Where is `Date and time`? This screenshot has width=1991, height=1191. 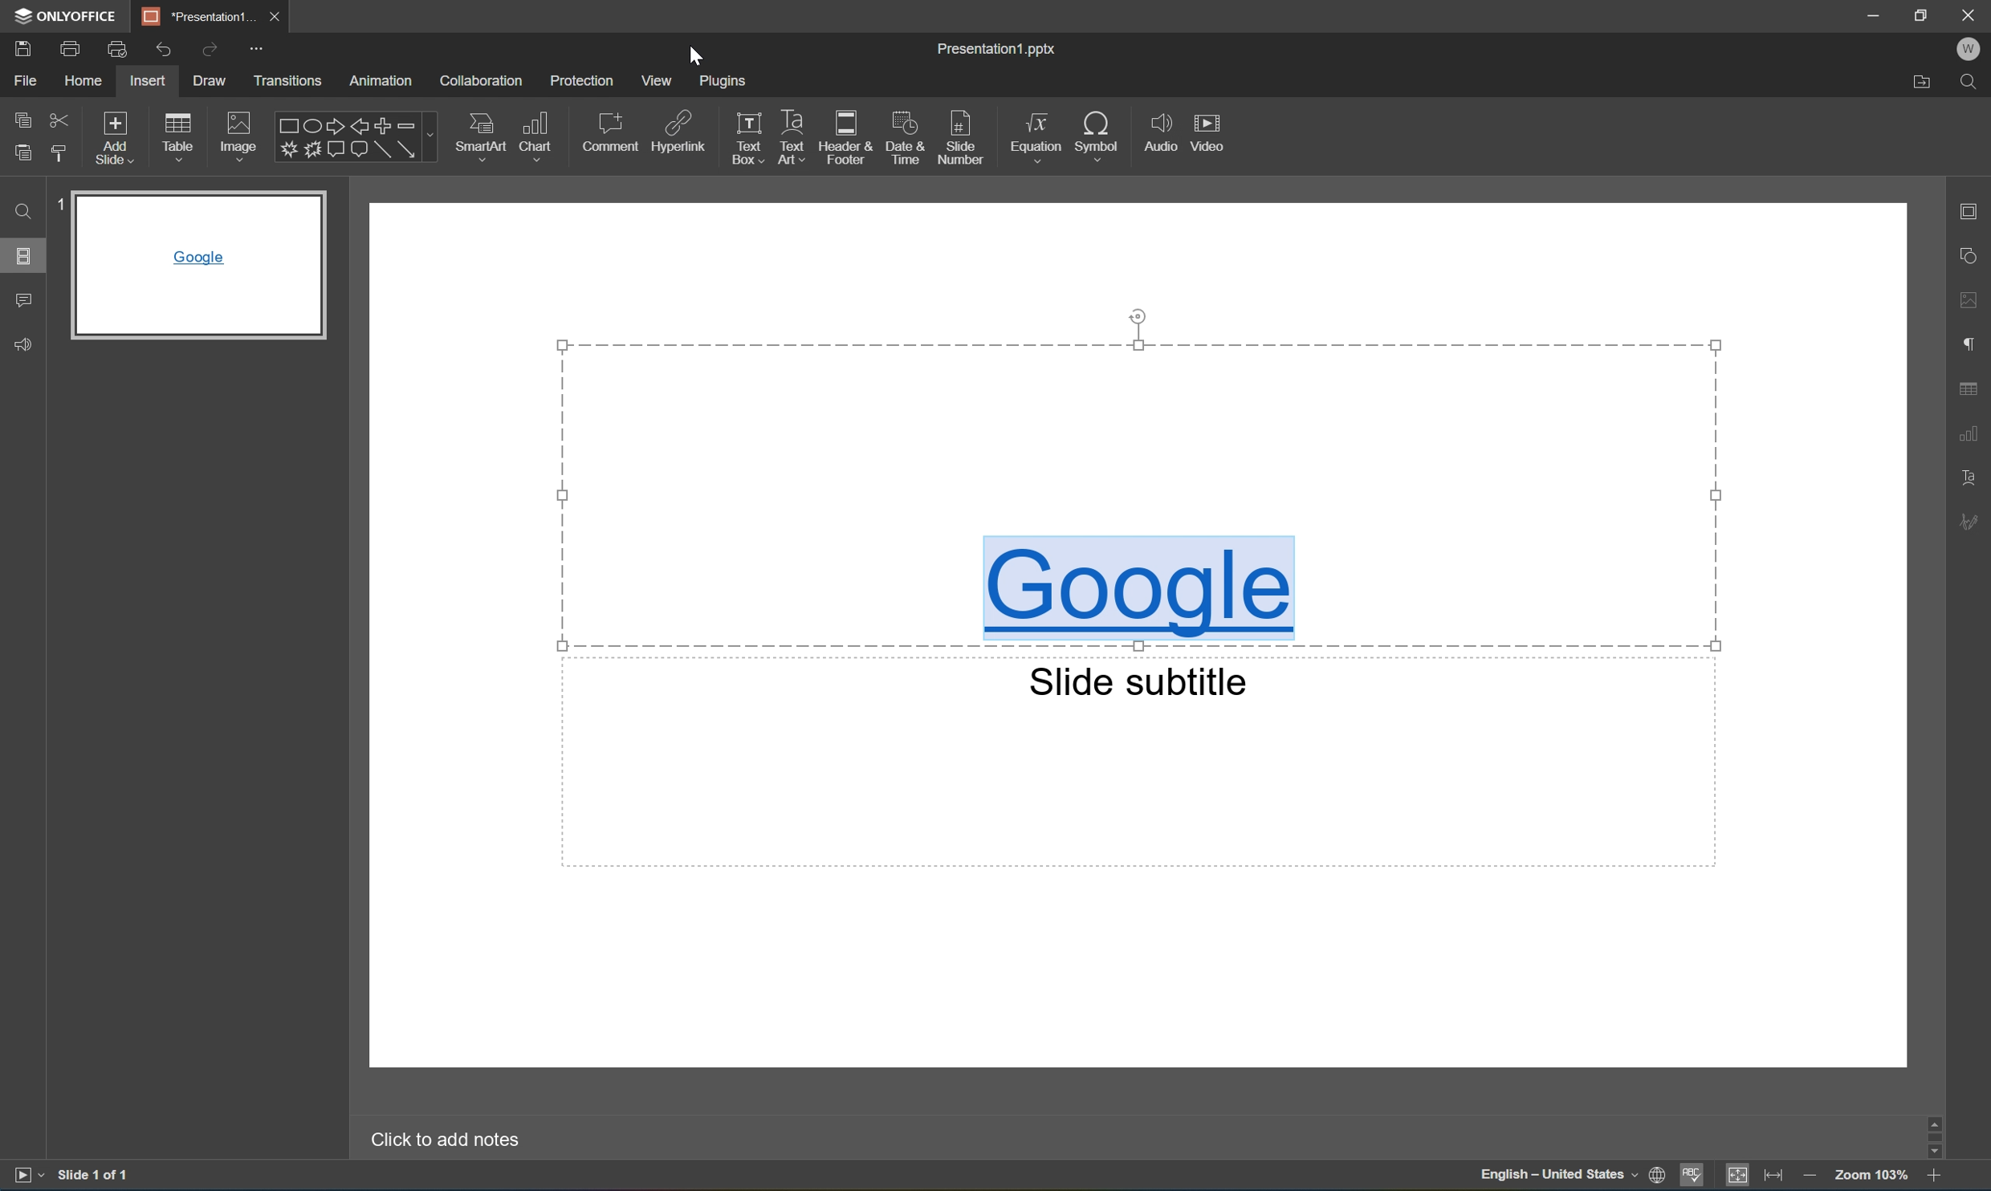
Date and time is located at coordinates (907, 134).